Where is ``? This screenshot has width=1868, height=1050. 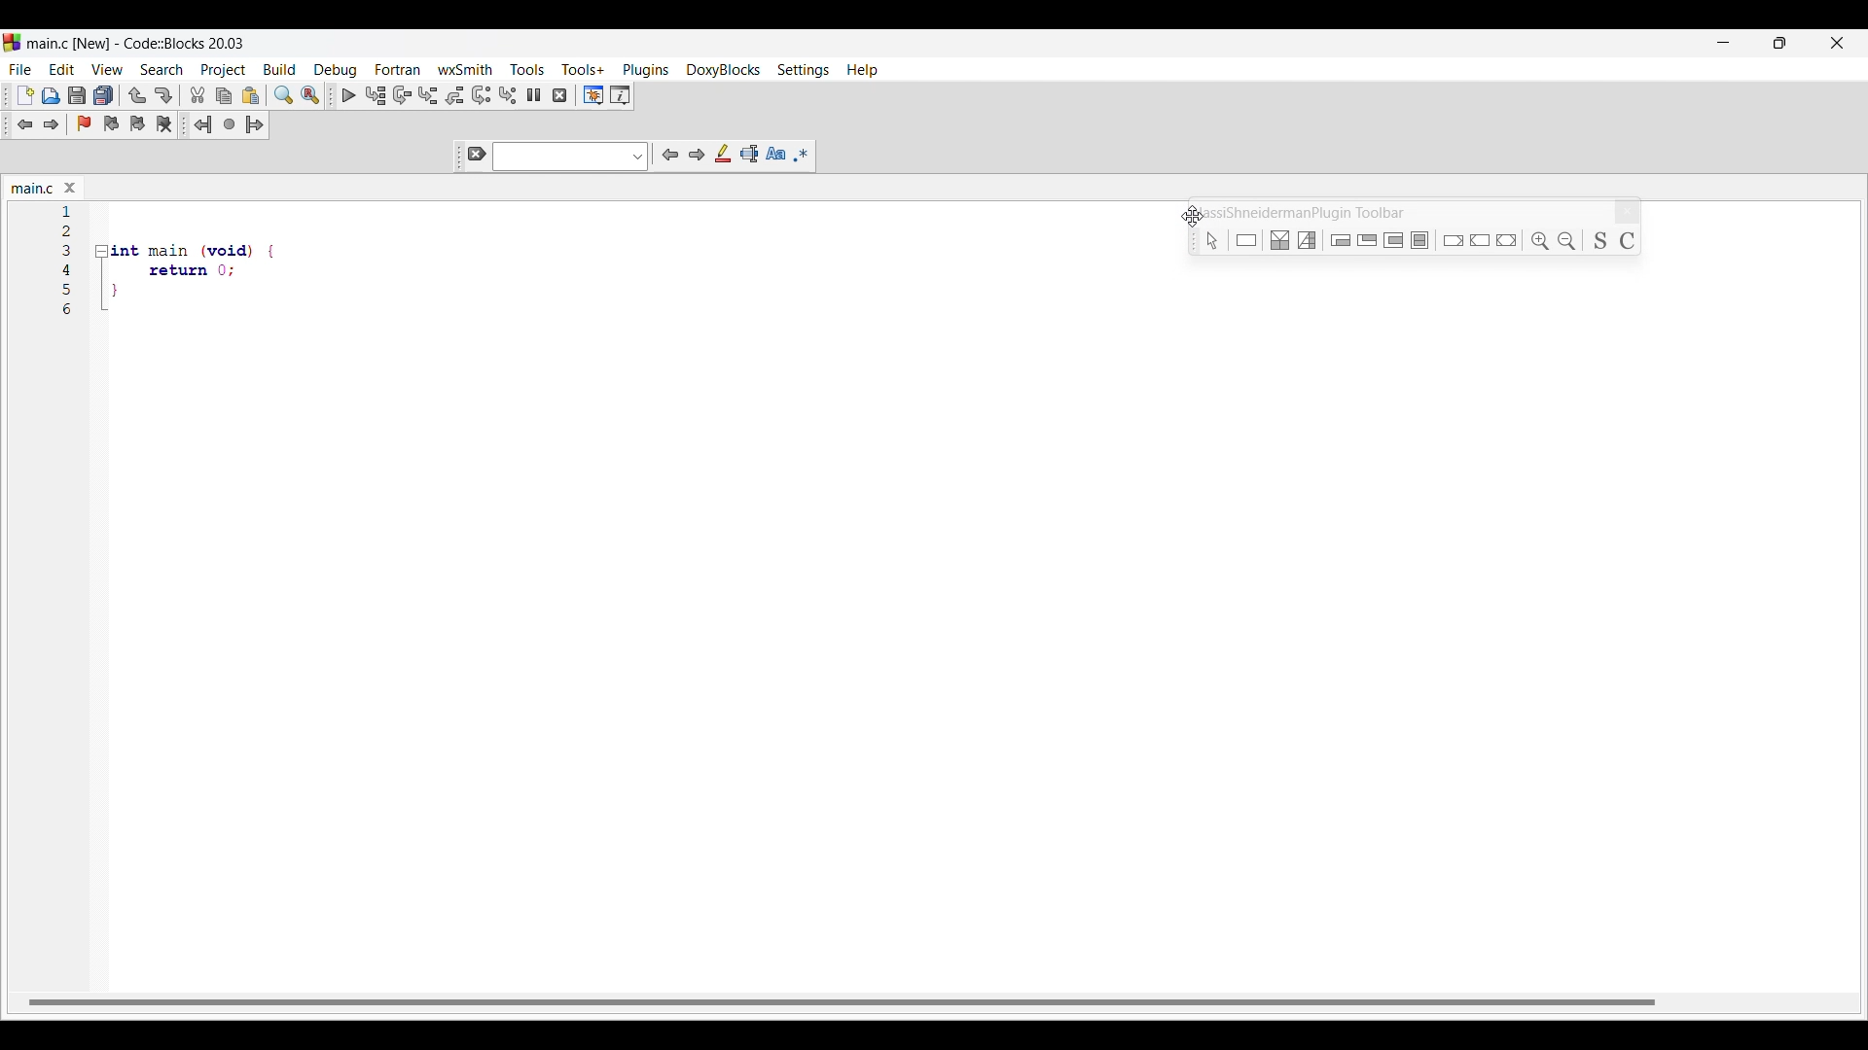
 is located at coordinates (1570, 237).